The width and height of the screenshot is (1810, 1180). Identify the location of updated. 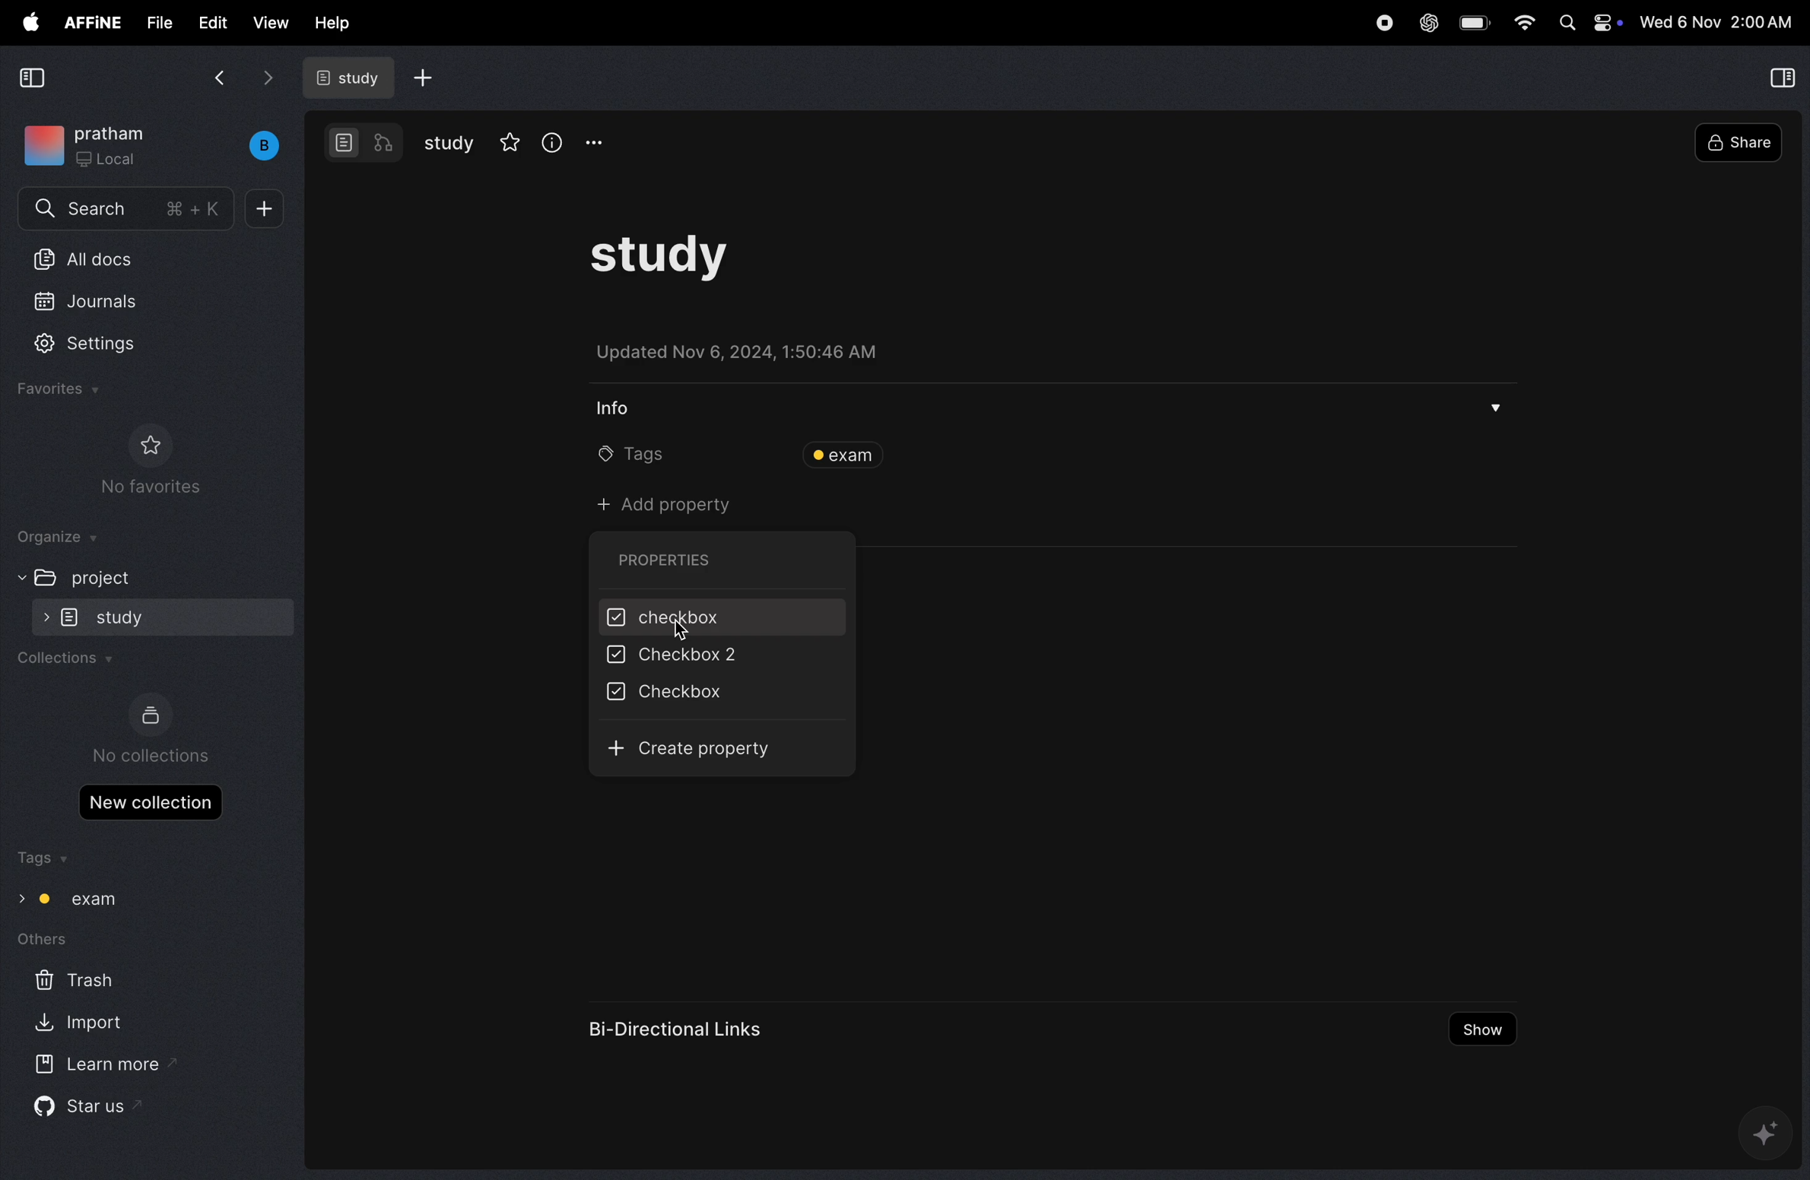
(740, 349).